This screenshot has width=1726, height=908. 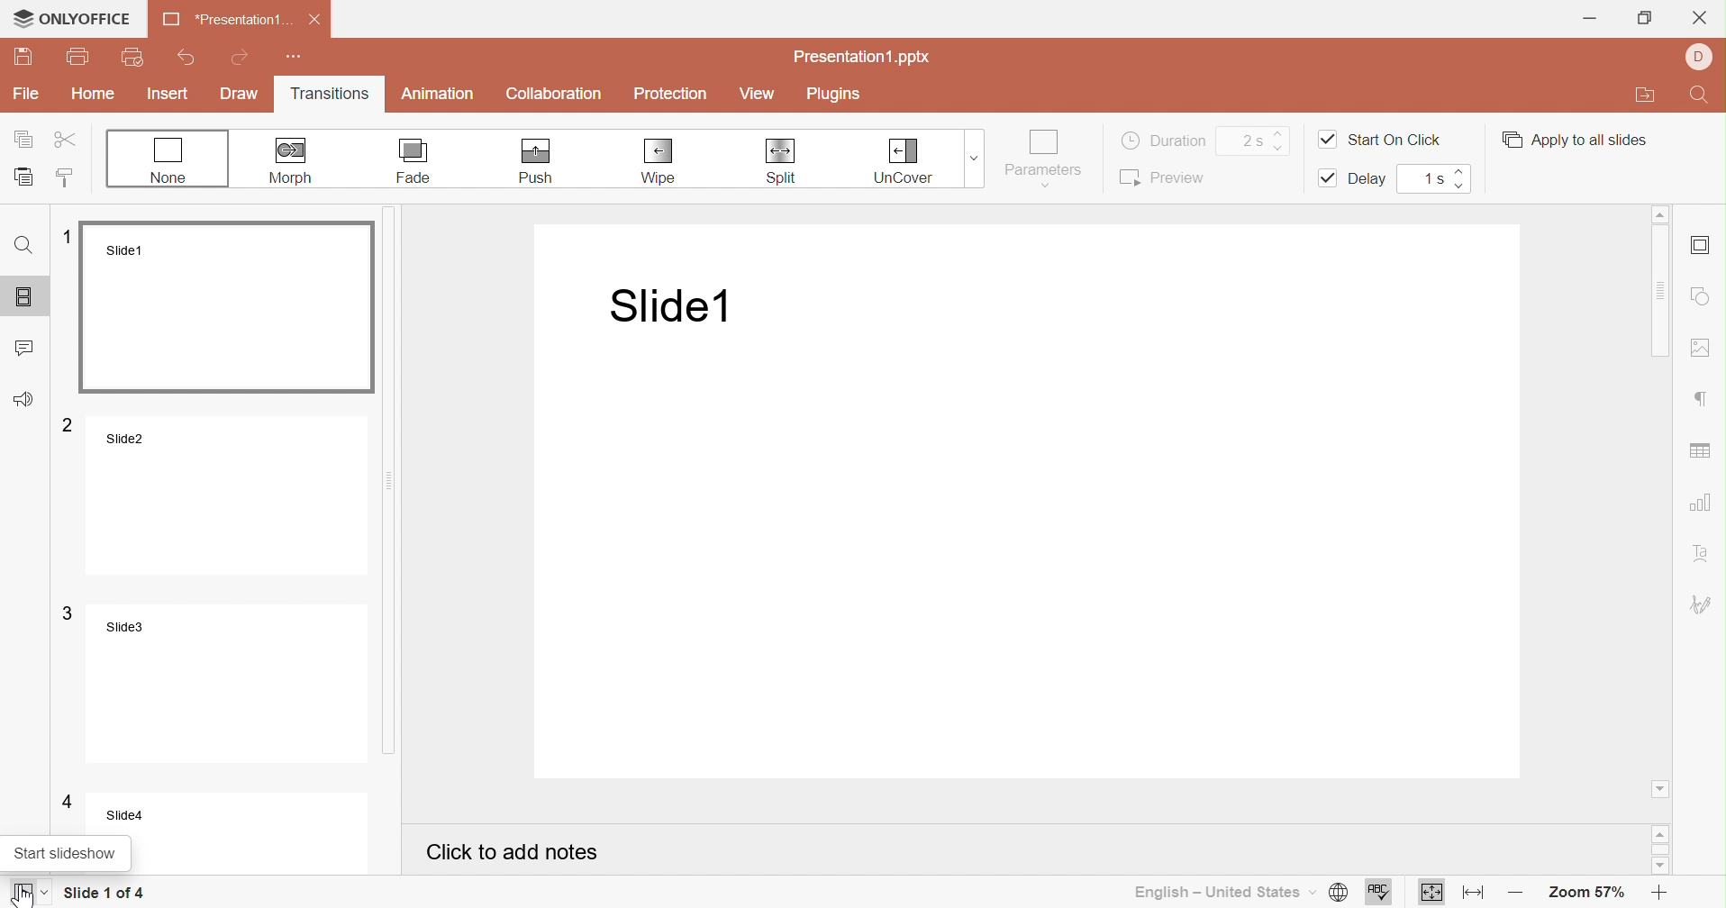 What do you see at coordinates (1590, 19) in the screenshot?
I see `Minimize` at bounding box center [1590, 19].